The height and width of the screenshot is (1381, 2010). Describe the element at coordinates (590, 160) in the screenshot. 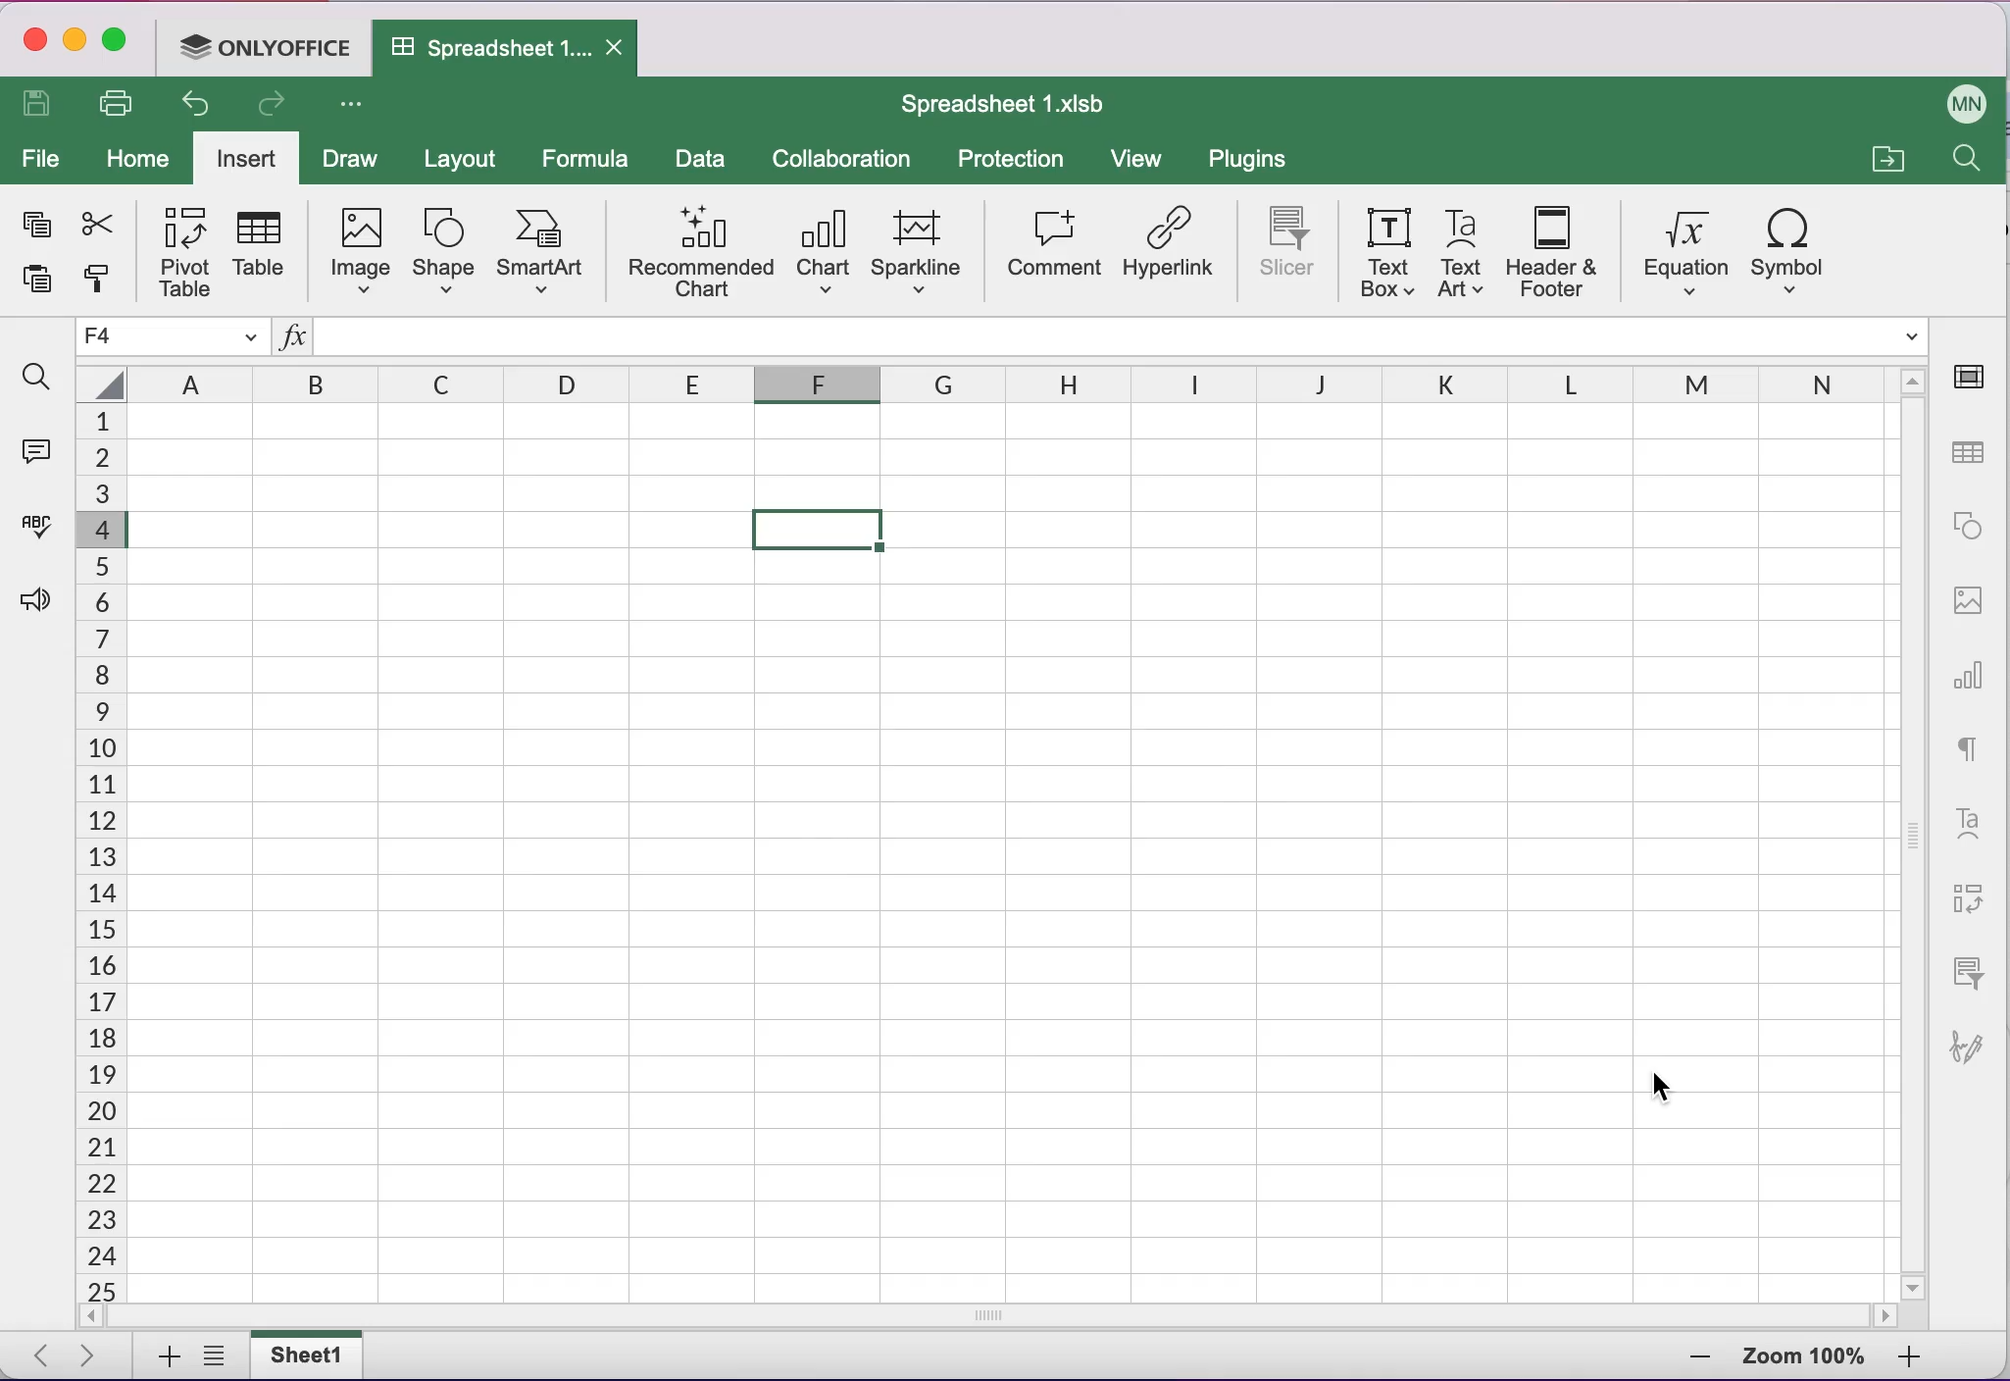

I see `formula` at that location.